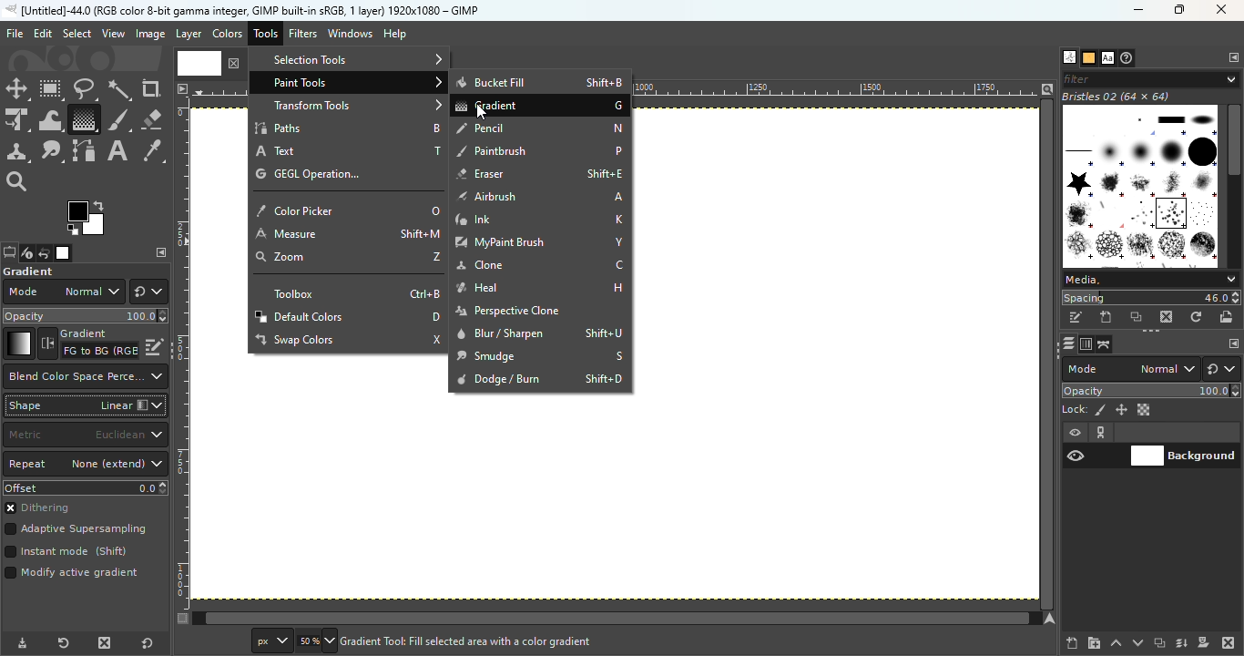  I want to click on Swap colors, so click(346, 341).